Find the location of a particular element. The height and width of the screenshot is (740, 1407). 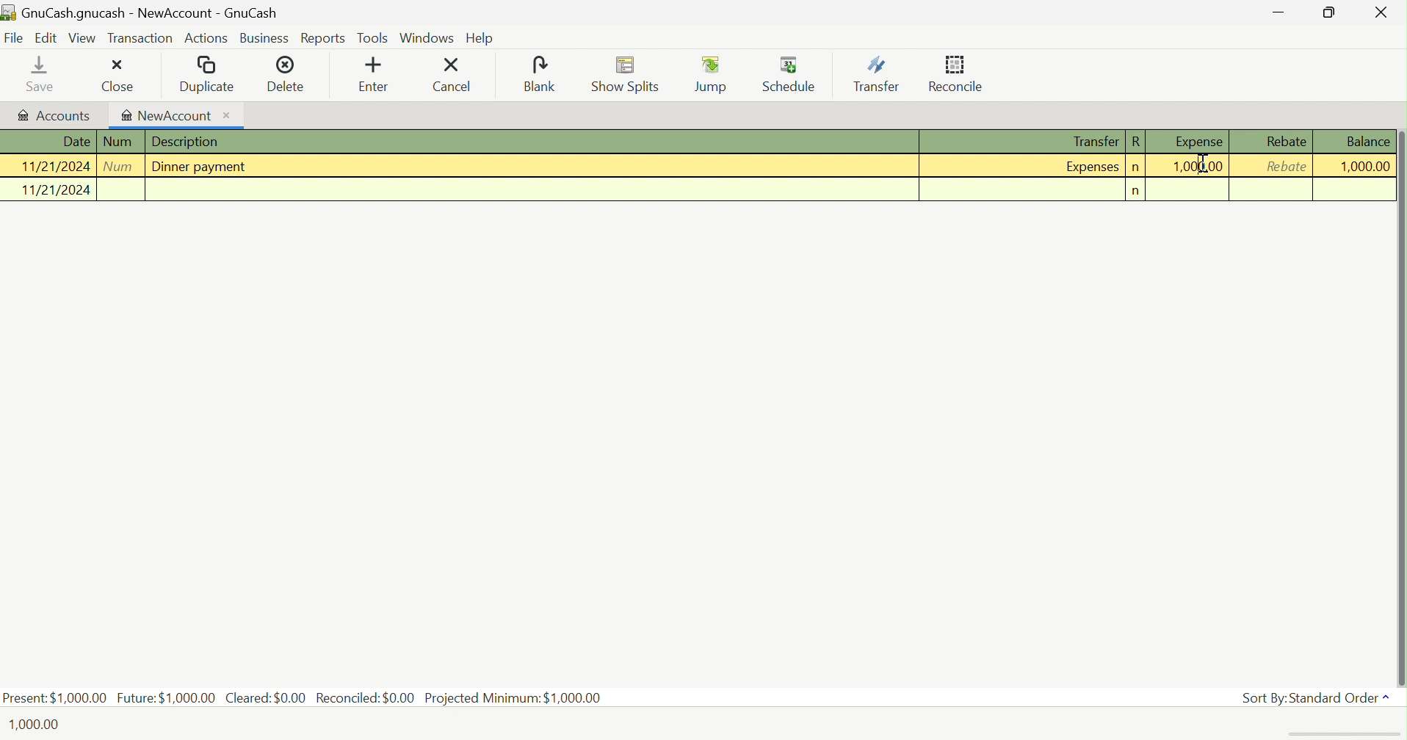

NewAccount is located at coordinates (176, 115).